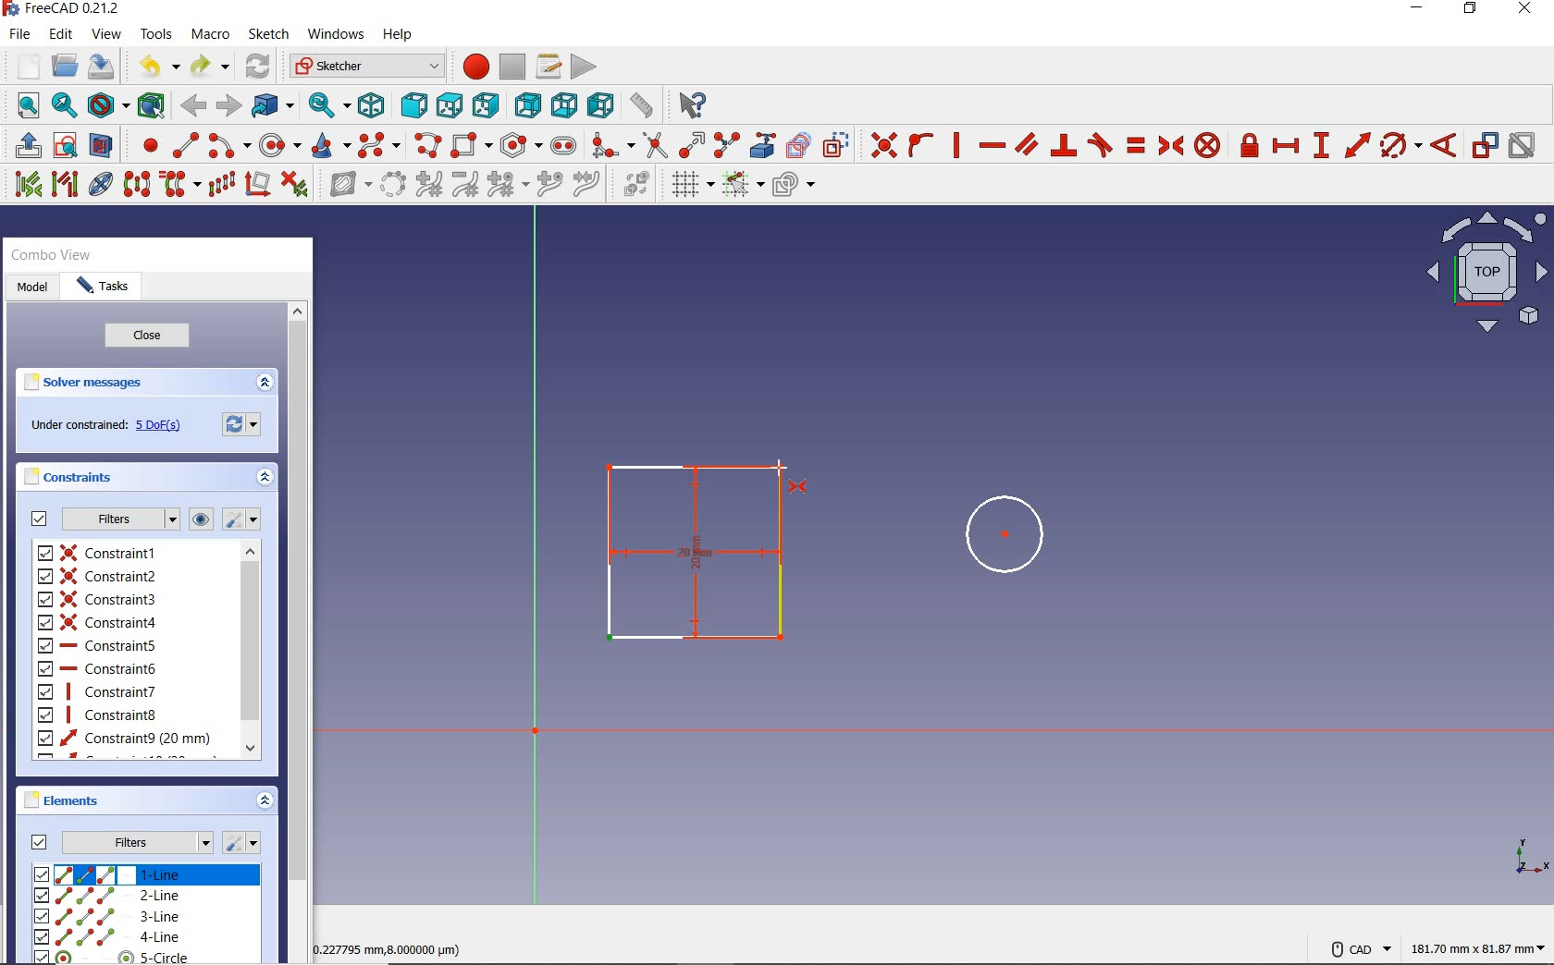 This screenshot has width=1554, height=965. What do you see at coordinates (24, 67) in the screenshot?
I see `new` at bounding box center [24, 67].